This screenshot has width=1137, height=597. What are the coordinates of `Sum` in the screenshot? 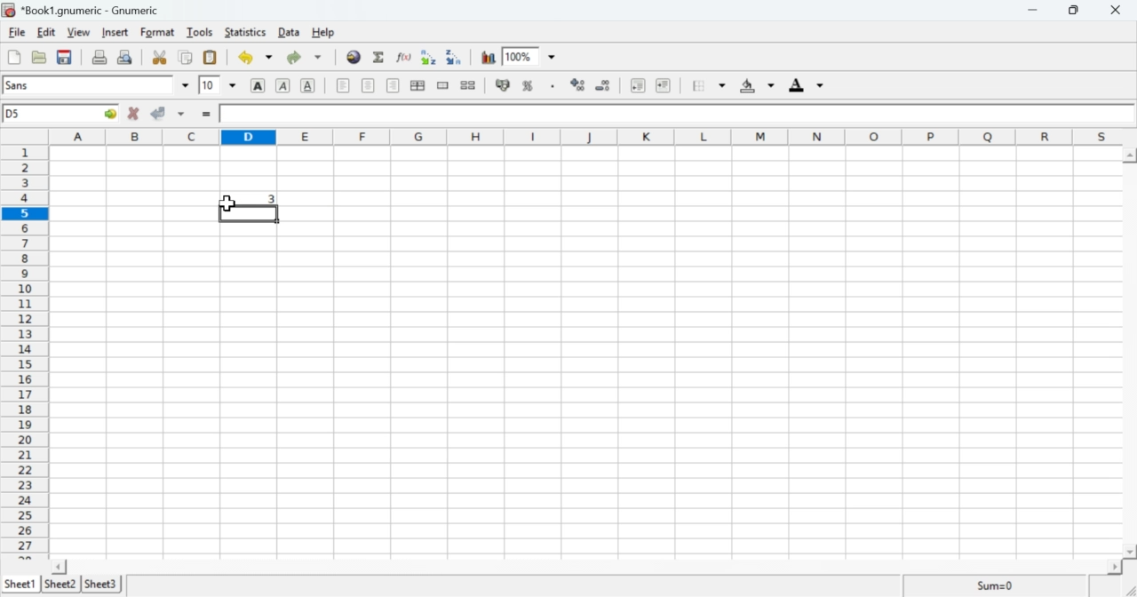 It's located at (993, 585).